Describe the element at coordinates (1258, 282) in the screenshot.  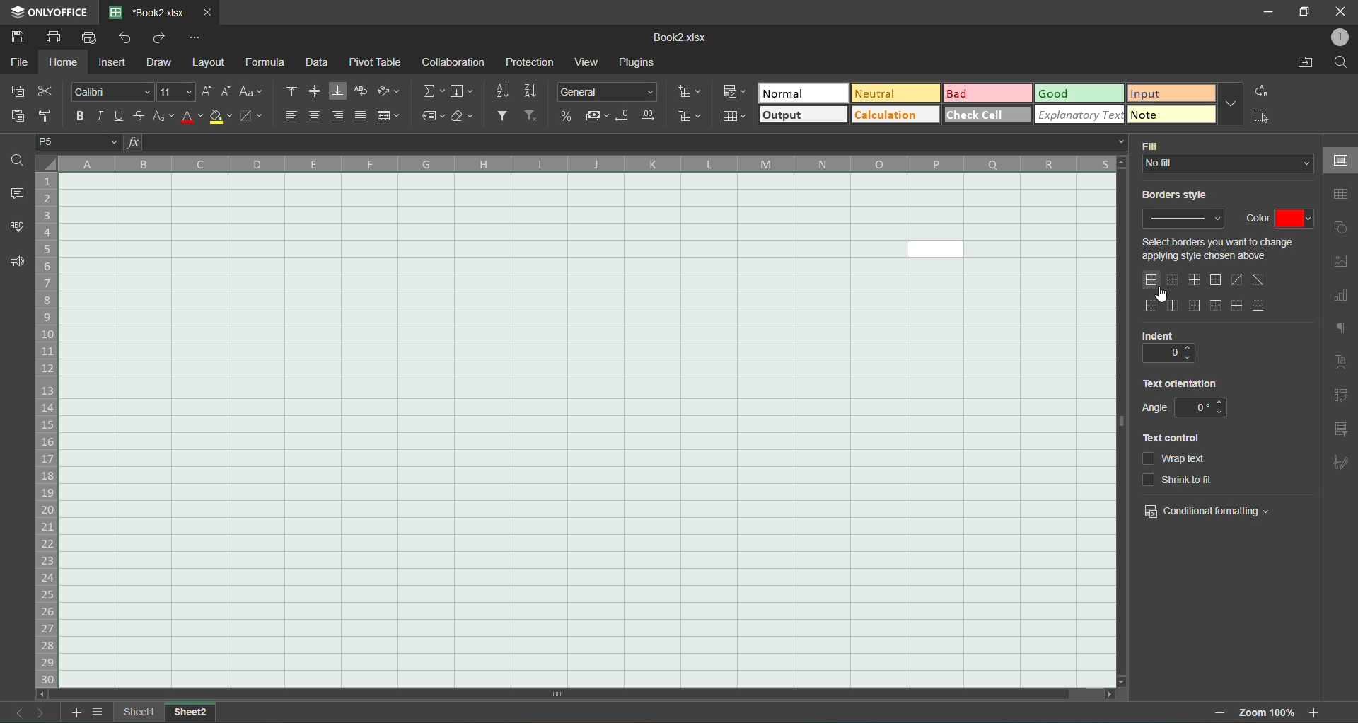
I see `set diagonal down border` at that location.